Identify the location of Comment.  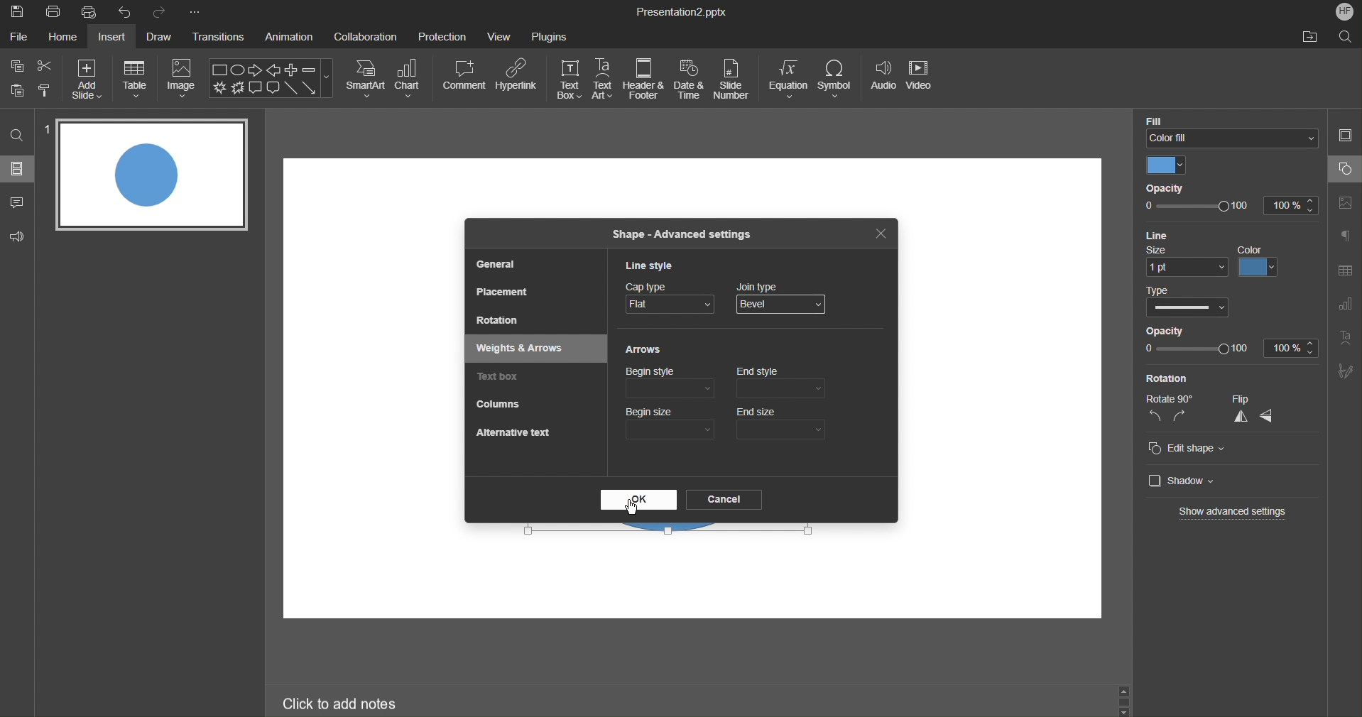
(464, 75).